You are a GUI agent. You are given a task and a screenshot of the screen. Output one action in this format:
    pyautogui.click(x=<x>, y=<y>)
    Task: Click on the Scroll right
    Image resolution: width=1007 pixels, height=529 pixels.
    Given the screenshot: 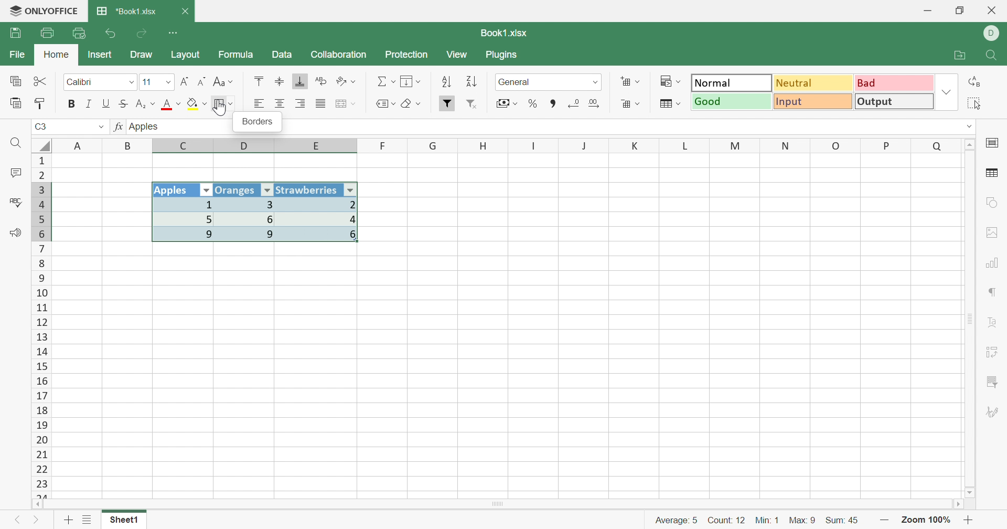 What is the action you would take?
    pyautogui.click(x=956, y=504)
    